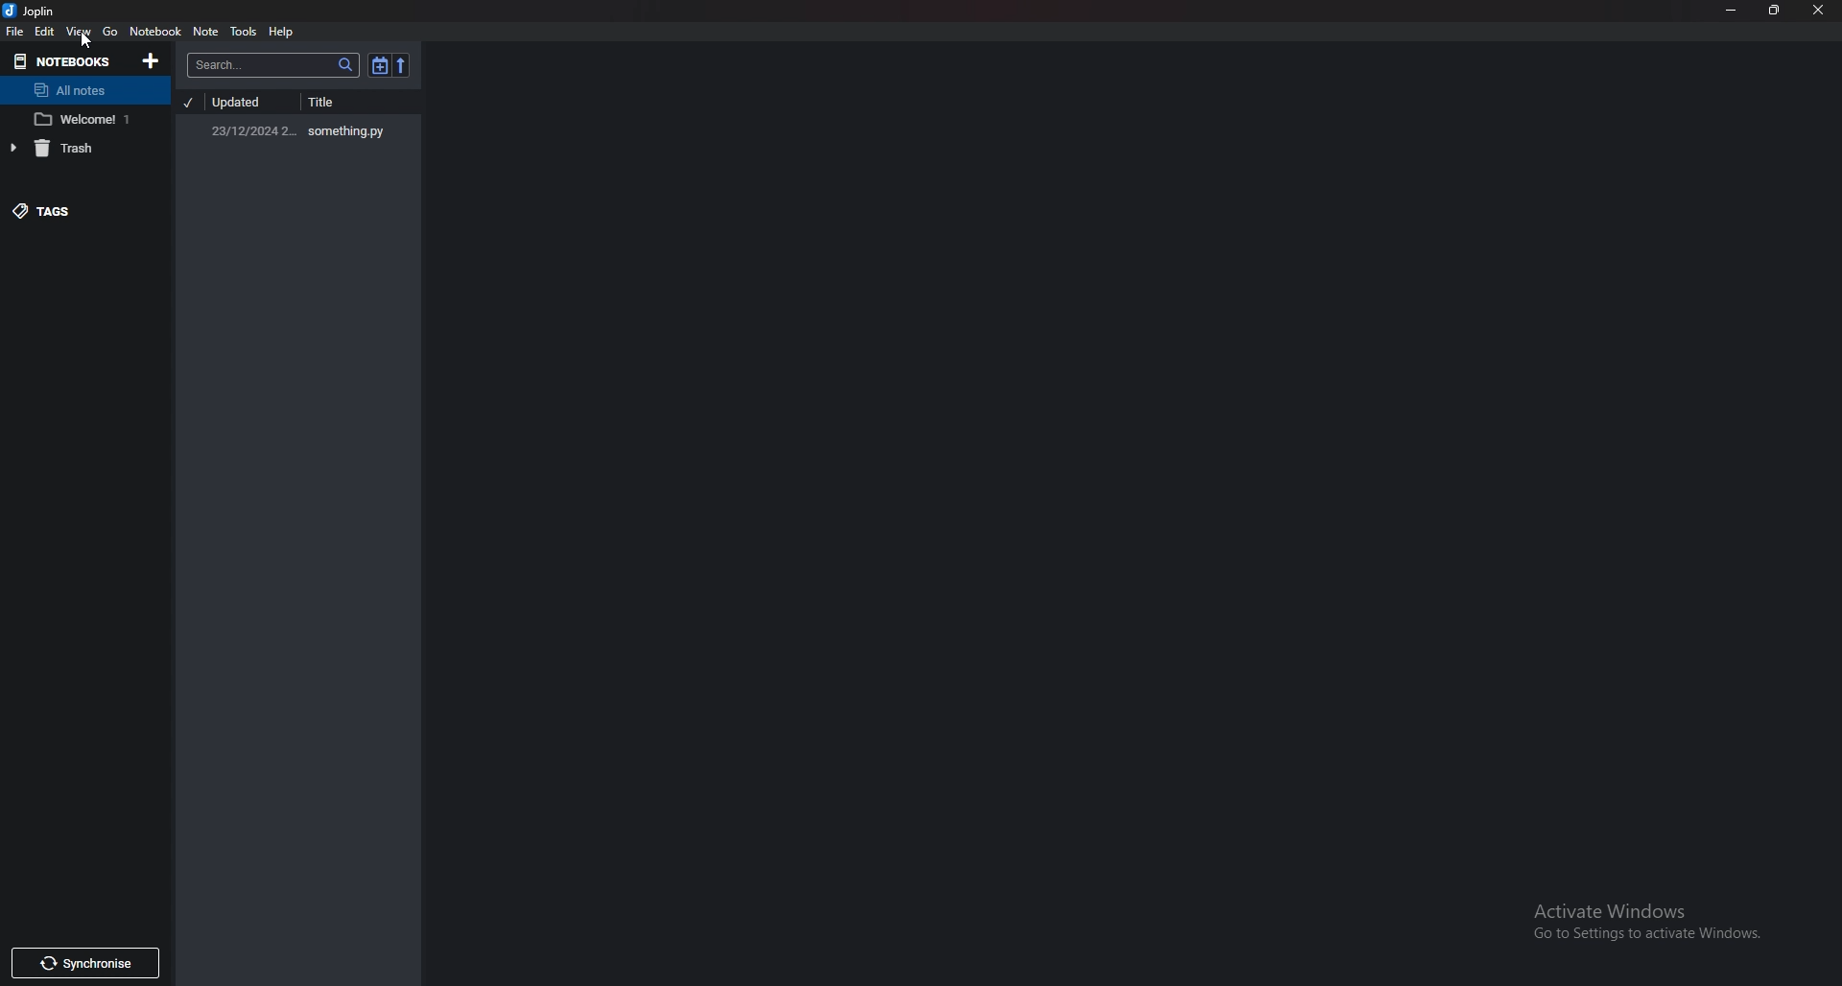 The height and width of the screenshot is (986, 1842). What do you see at coordinates (1732, 11) in the screenshot?
I see `Minimize` at bounding box center [1732, 11].